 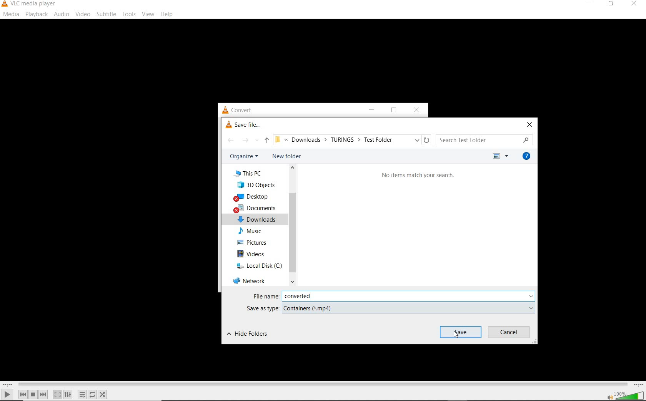 I want to click on cancel, so click(x=509, y=332).